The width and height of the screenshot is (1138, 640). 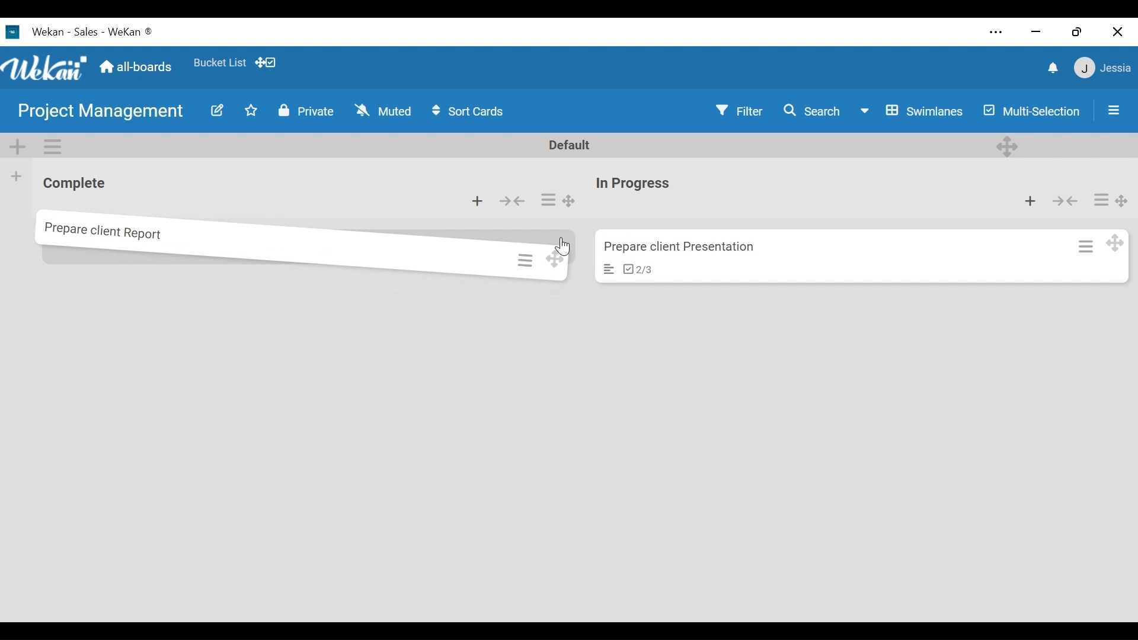 What do you see at coordinates (1034, 31) in the screenshot?
I see `minimize` at bounding box center [1034, 31].